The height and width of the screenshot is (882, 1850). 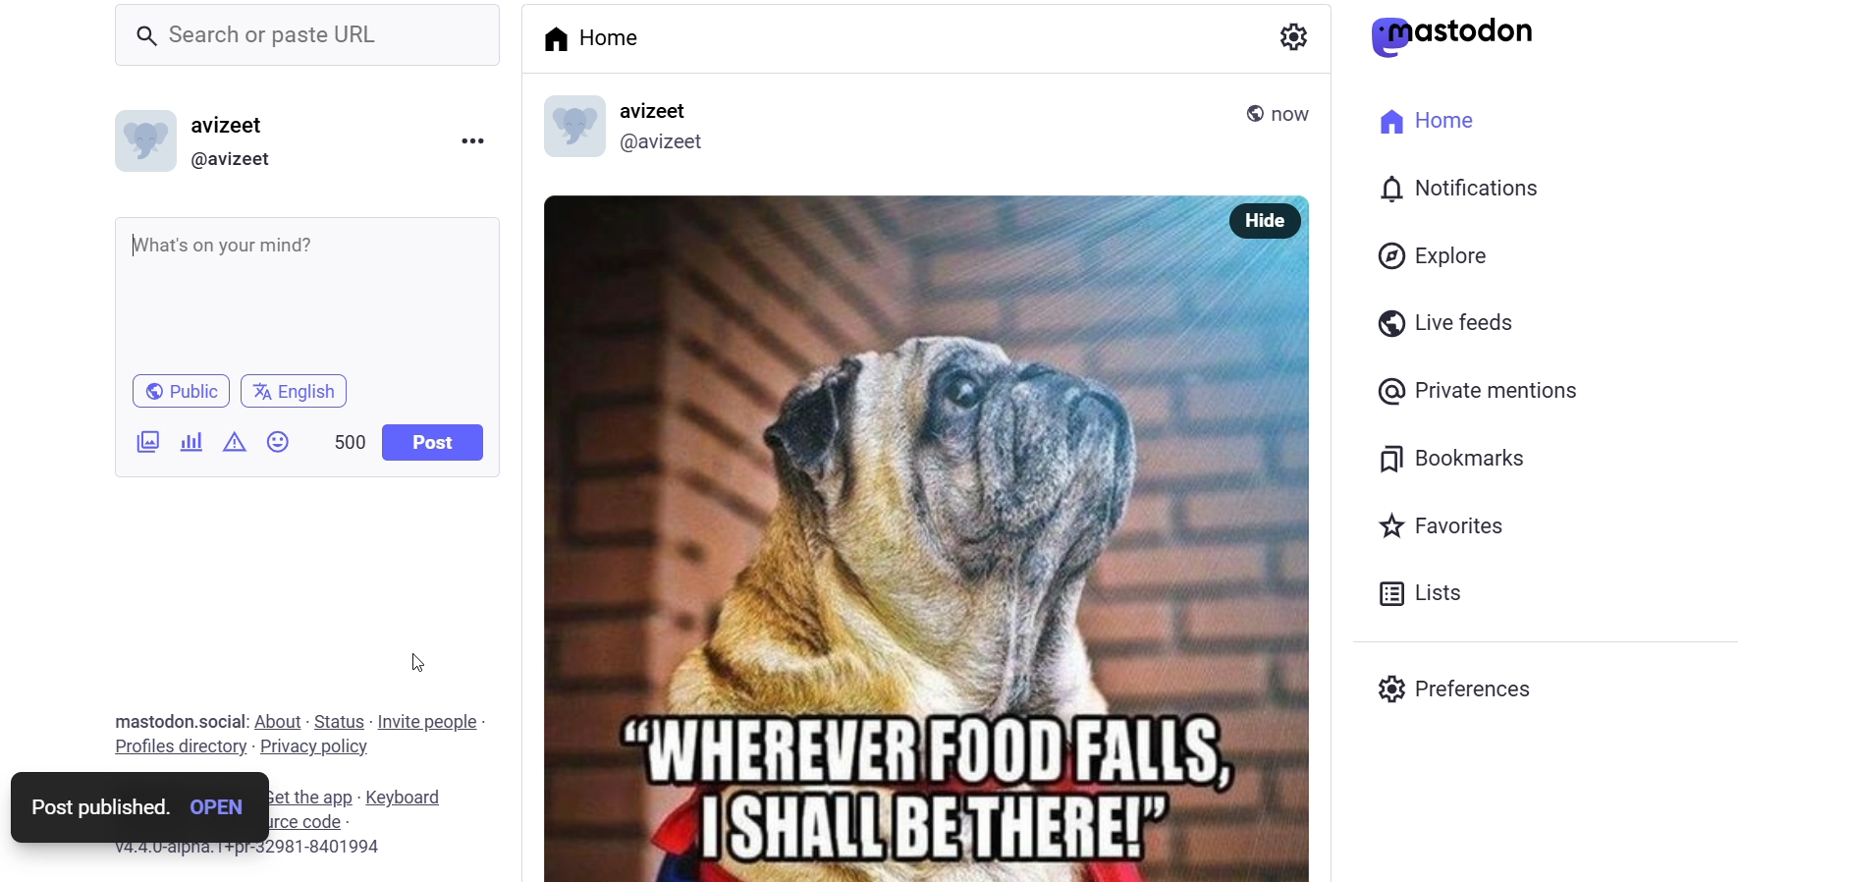 I want to click on hide, so click(x=1272, y=219).